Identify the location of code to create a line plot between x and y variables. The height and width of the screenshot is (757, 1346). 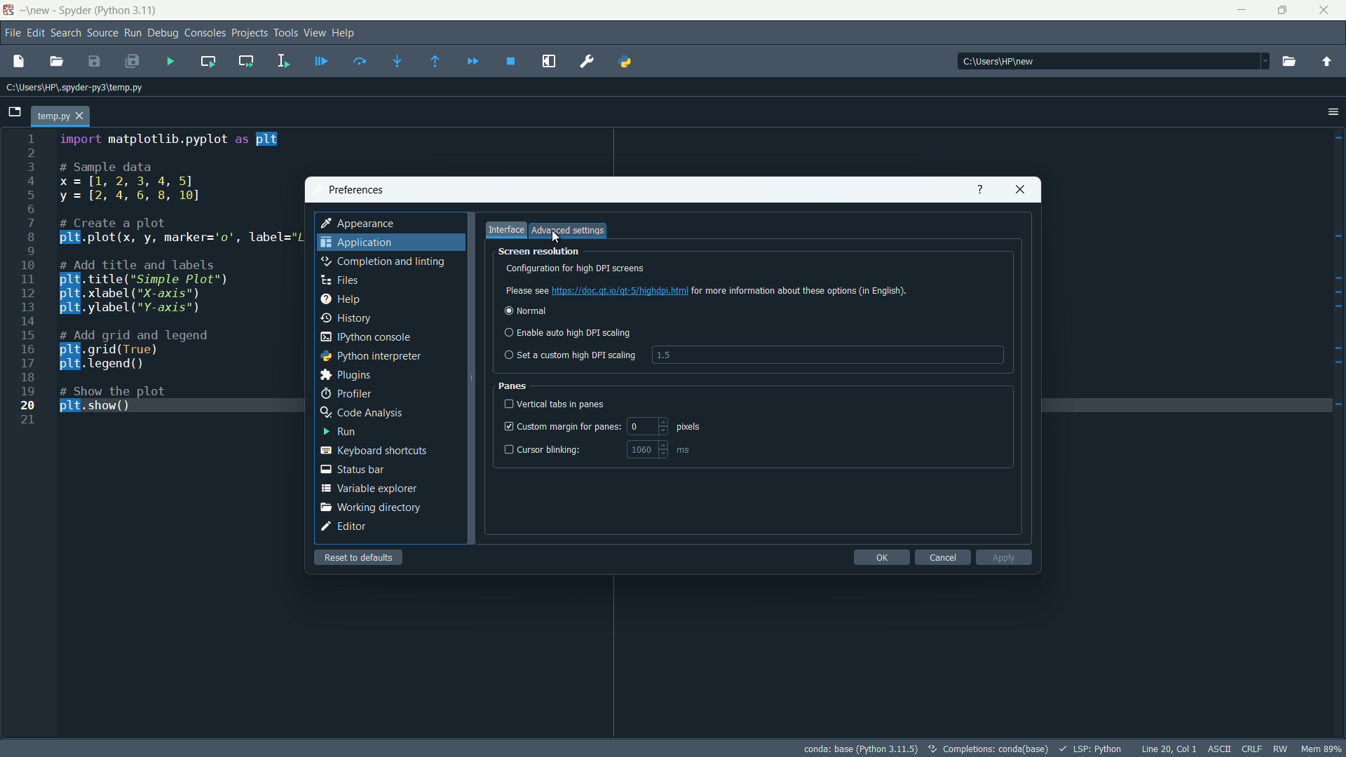
(180, 277).